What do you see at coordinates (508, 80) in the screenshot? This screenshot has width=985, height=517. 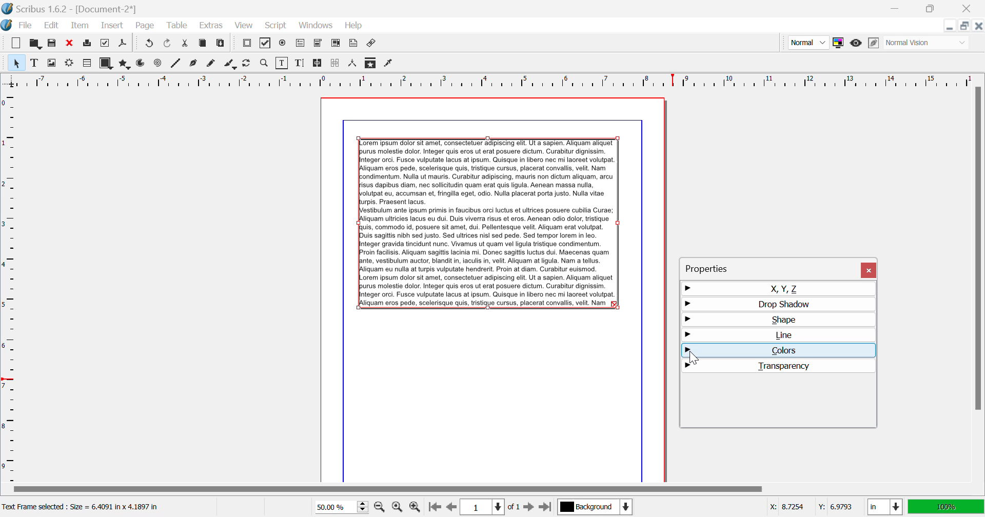 I see `Vertical Page Margin` at bounding box center [508, 80].